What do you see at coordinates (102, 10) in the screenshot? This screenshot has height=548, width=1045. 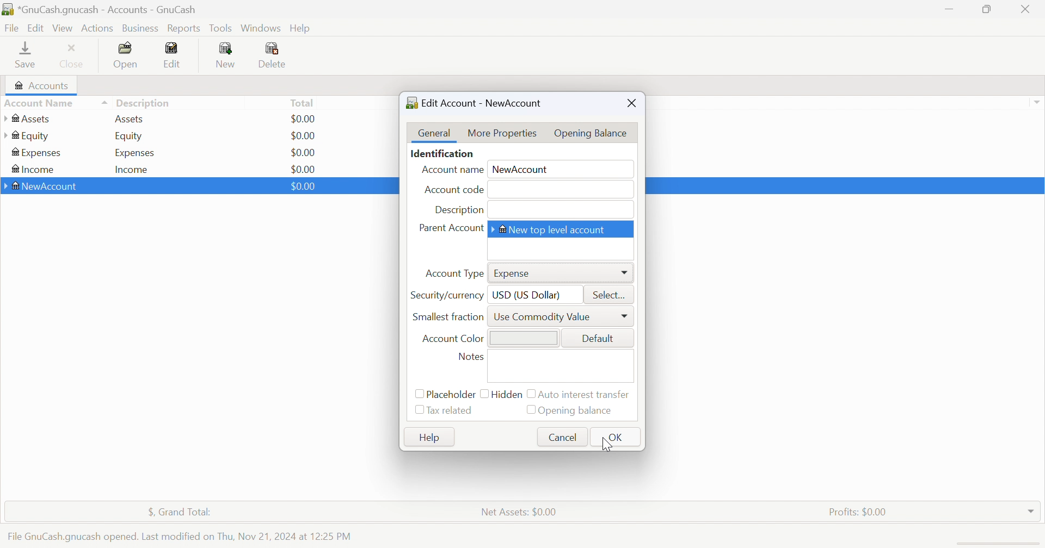 I see `*GnuCash.gnucash - Accounts -GnuCash` at bounding box center [102, 10].